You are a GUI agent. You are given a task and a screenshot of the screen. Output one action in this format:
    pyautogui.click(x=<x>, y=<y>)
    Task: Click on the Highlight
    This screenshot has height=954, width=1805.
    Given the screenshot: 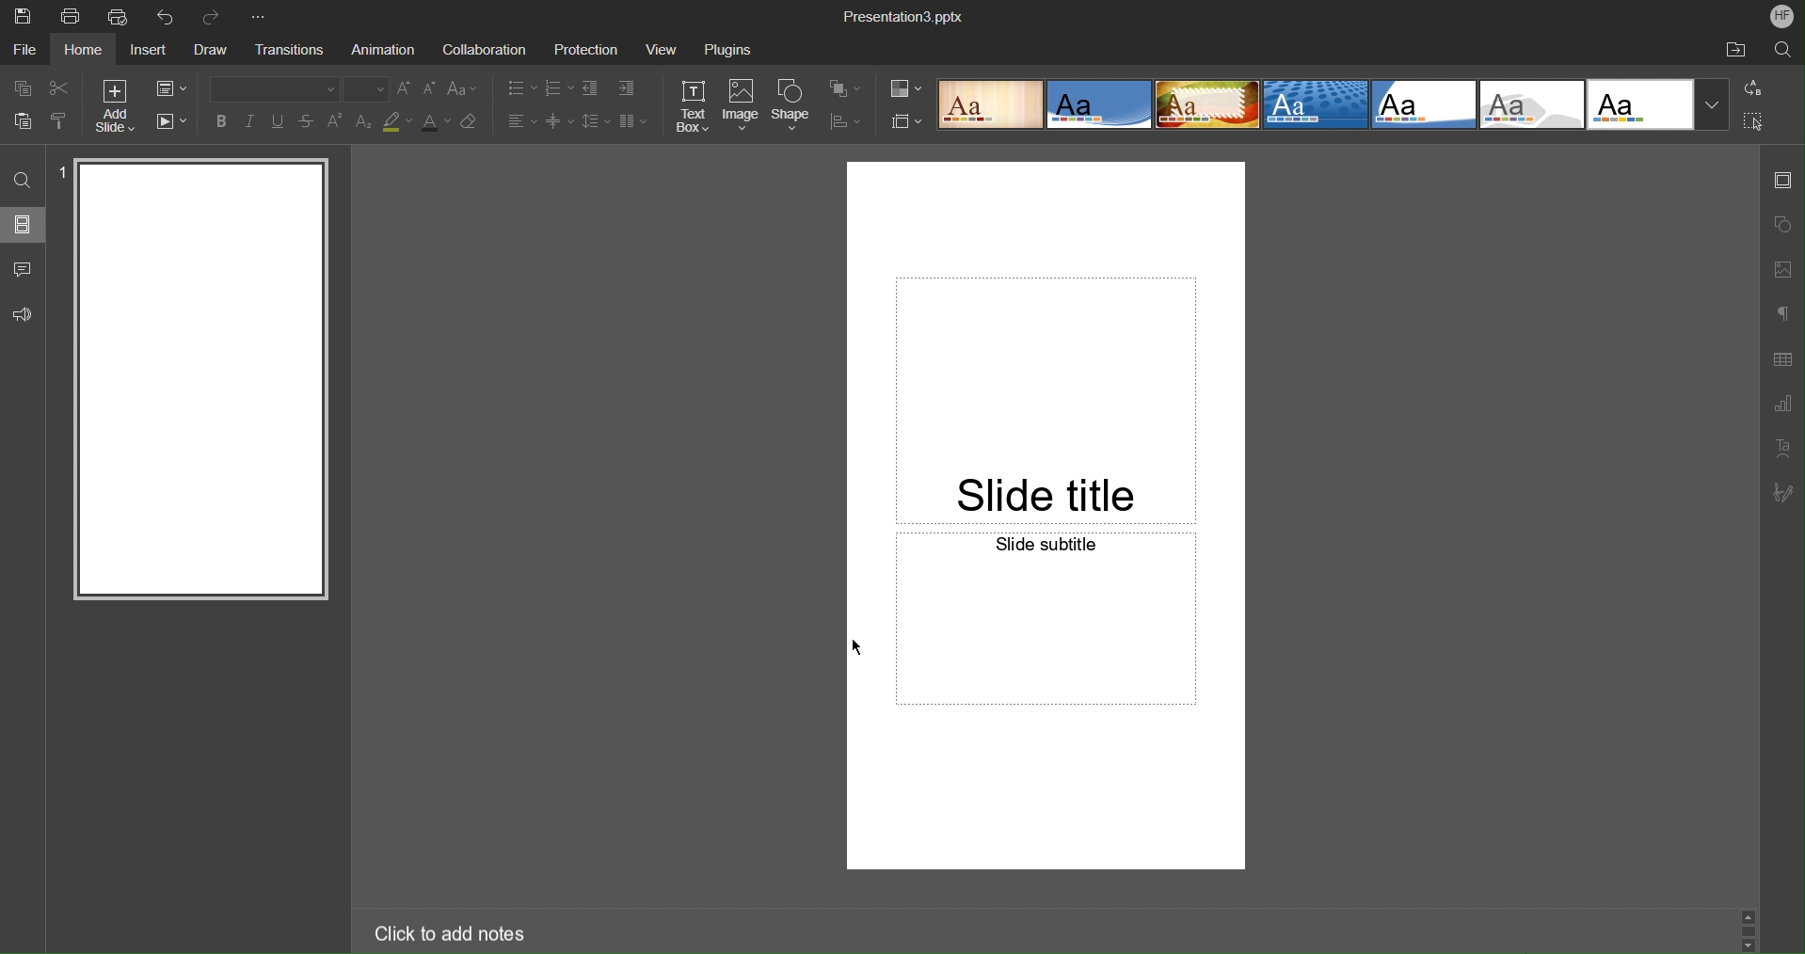 What is the action you would take?
    pyautogui.click(x=398, y=123)
    